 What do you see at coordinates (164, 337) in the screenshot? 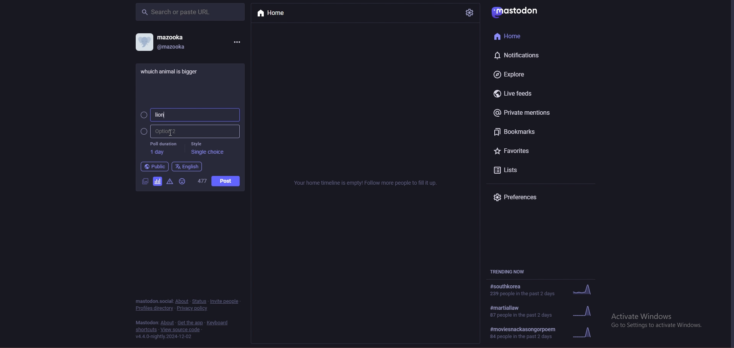
I see `v4.4.0-nightly.2024-12-02` at bounding box center [164, 337].